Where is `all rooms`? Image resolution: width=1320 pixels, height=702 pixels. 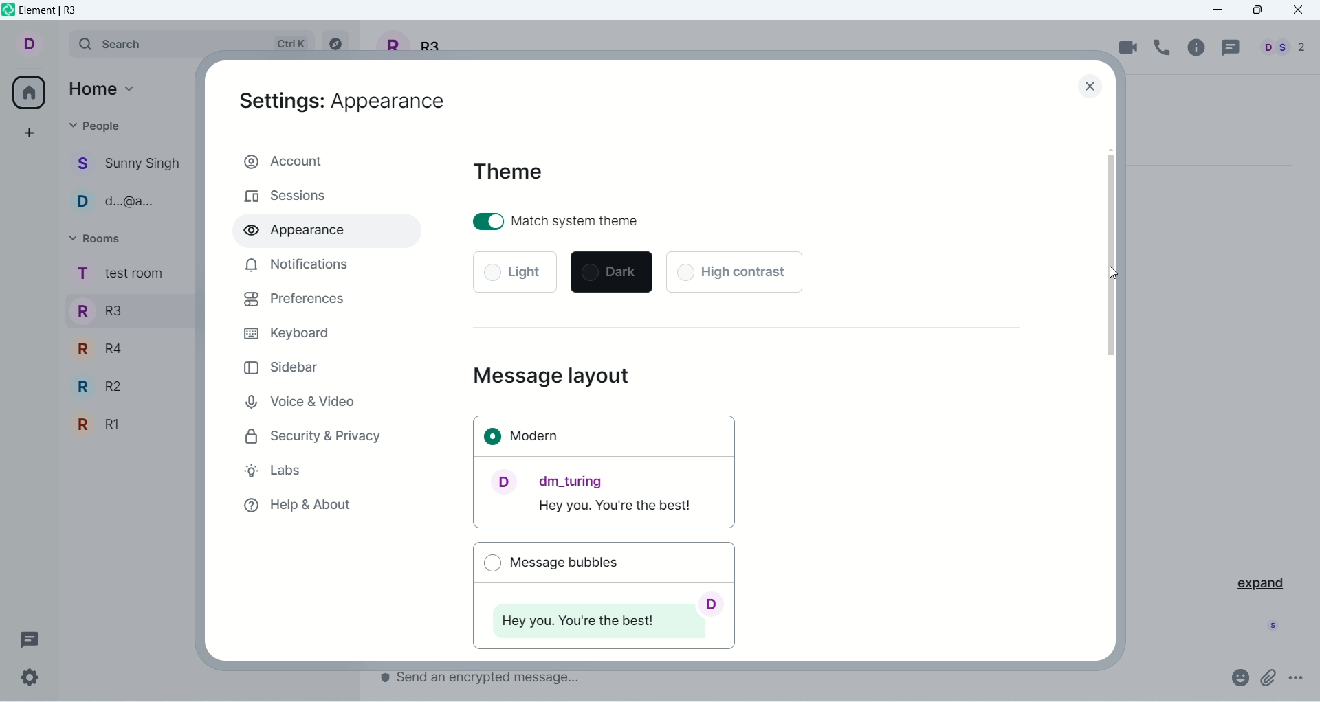
all rooms is located at coordinates (25, 92).